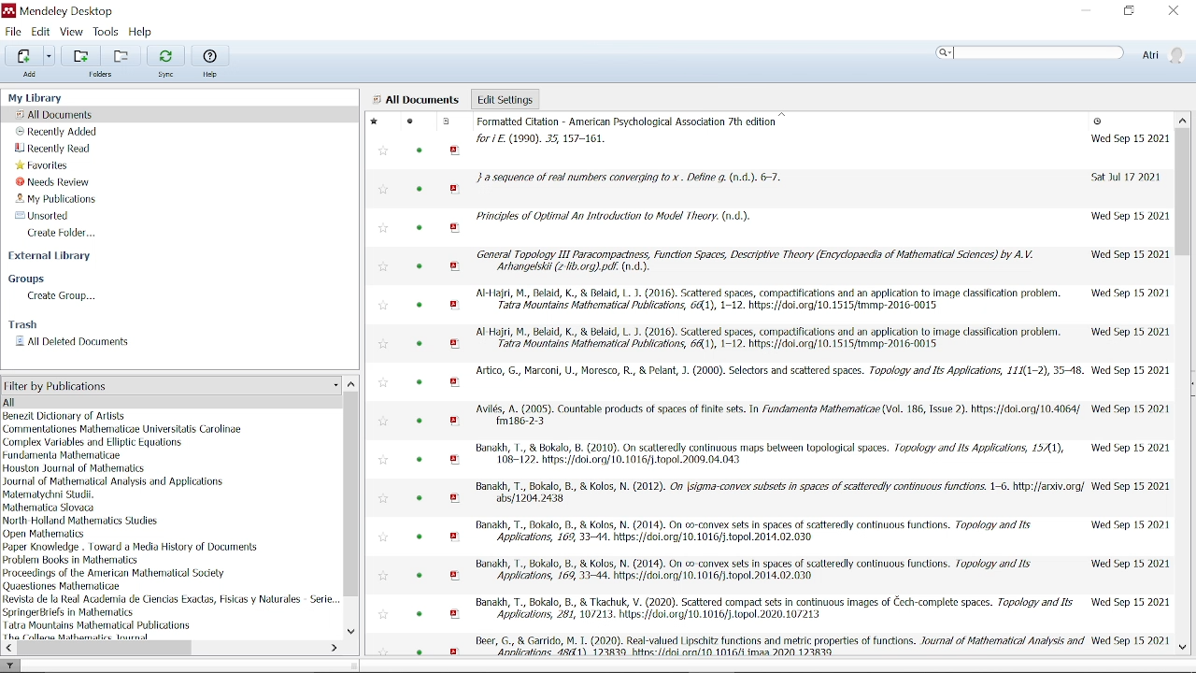 Image resolution: width=1196 pixels, height=673 pixels. I want to click on Profile, so click(1163, 54).